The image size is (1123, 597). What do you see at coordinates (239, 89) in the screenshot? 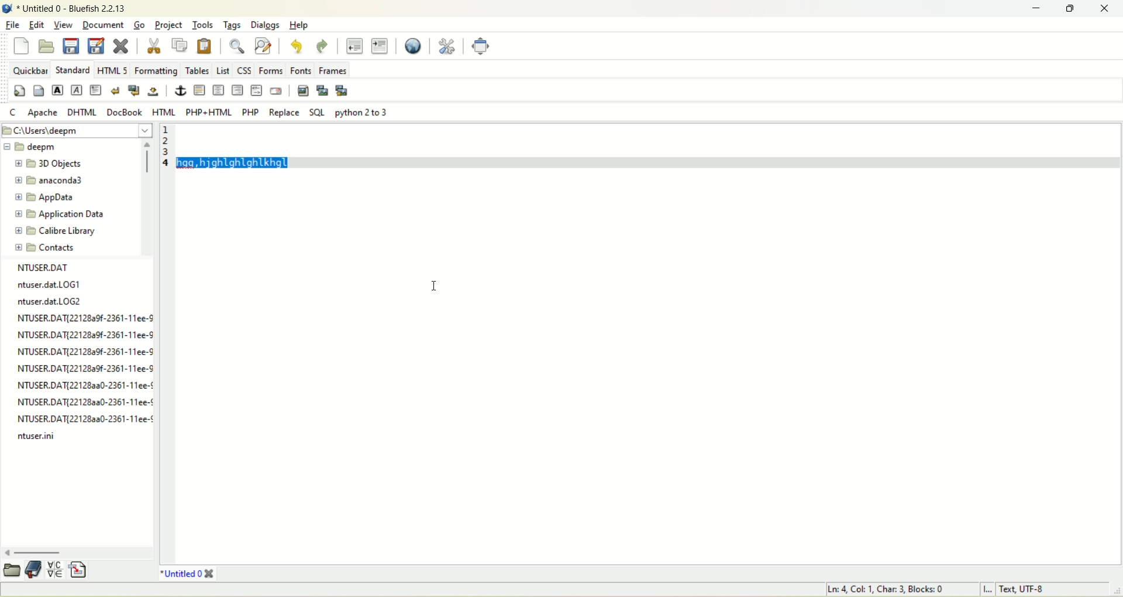
I see `right justify` at bounding box center [239, 89].